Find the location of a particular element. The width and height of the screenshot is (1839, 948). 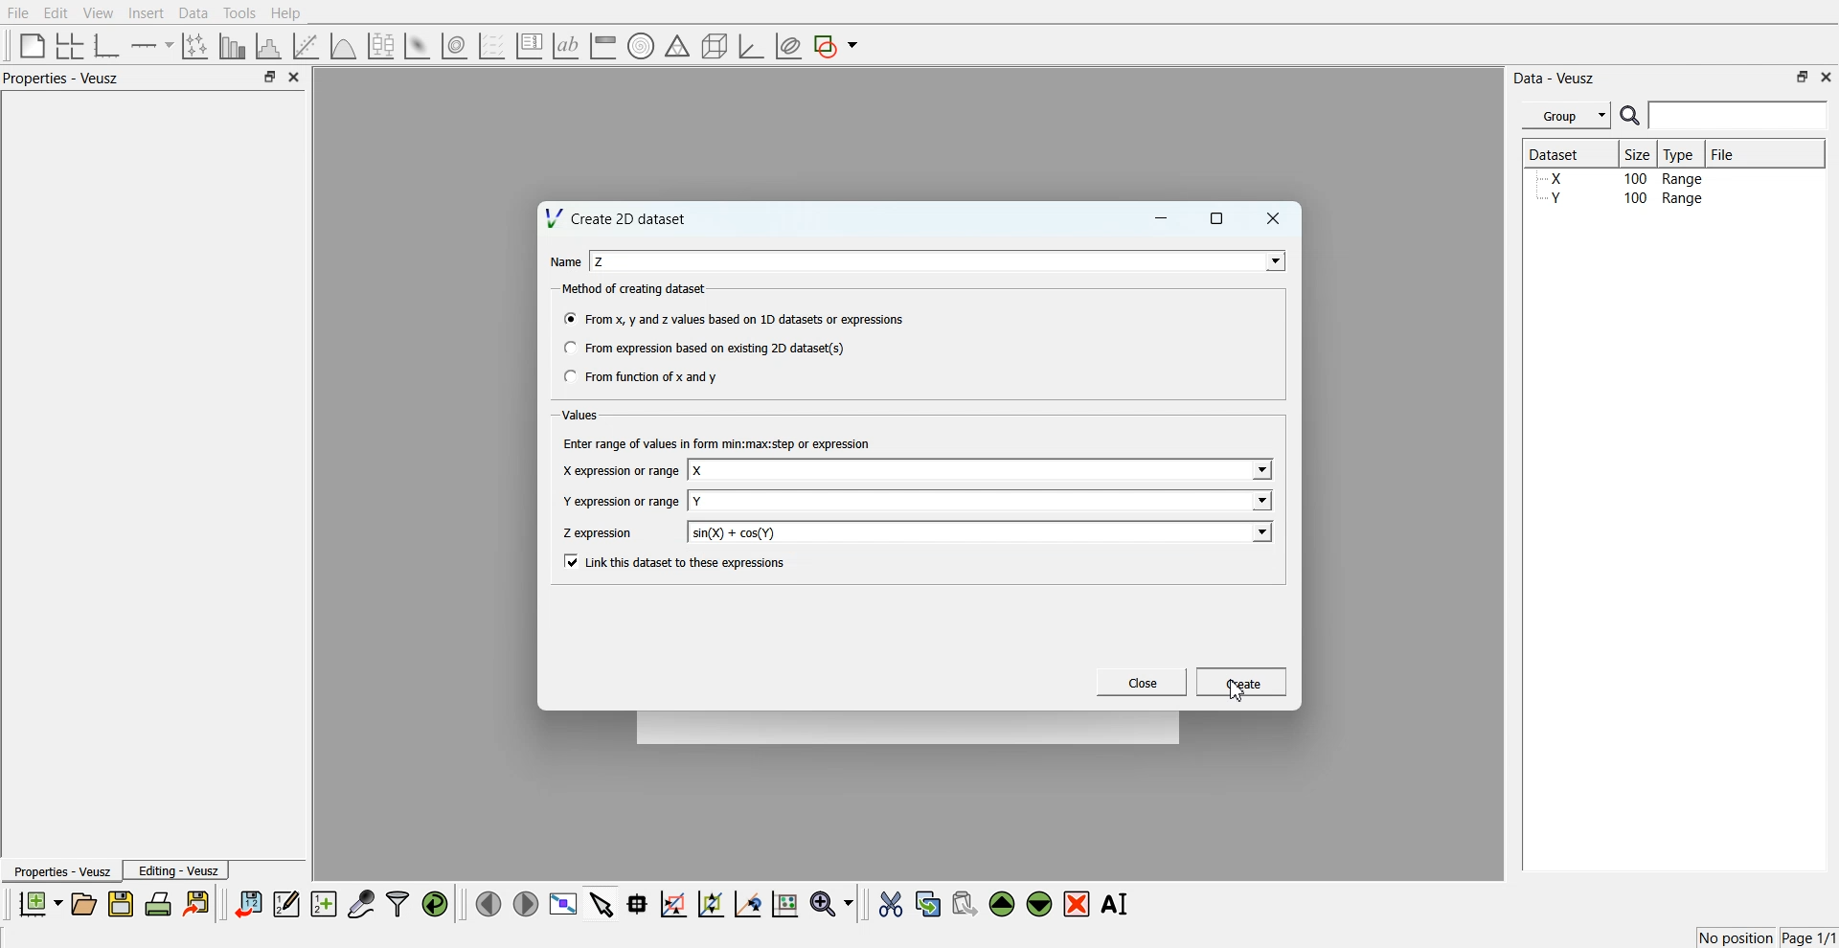

Plot points with lines is located at coordinates (196, 46).